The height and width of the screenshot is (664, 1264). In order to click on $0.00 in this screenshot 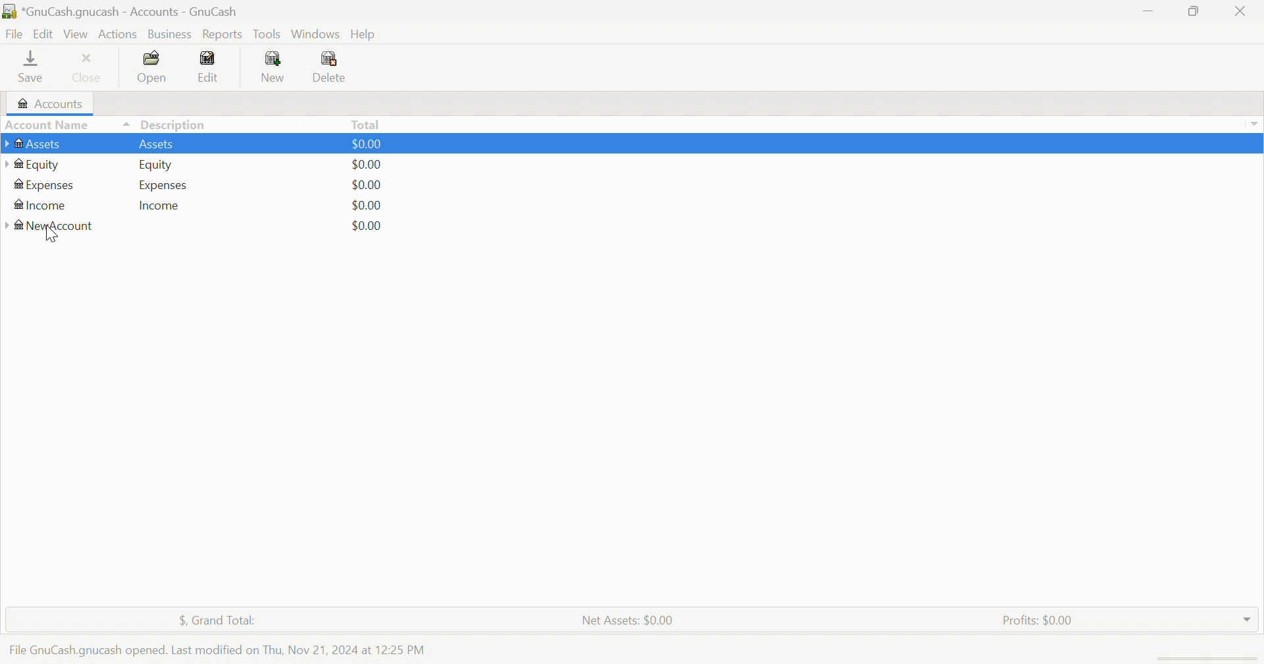, I will do `click(366, 185)`.